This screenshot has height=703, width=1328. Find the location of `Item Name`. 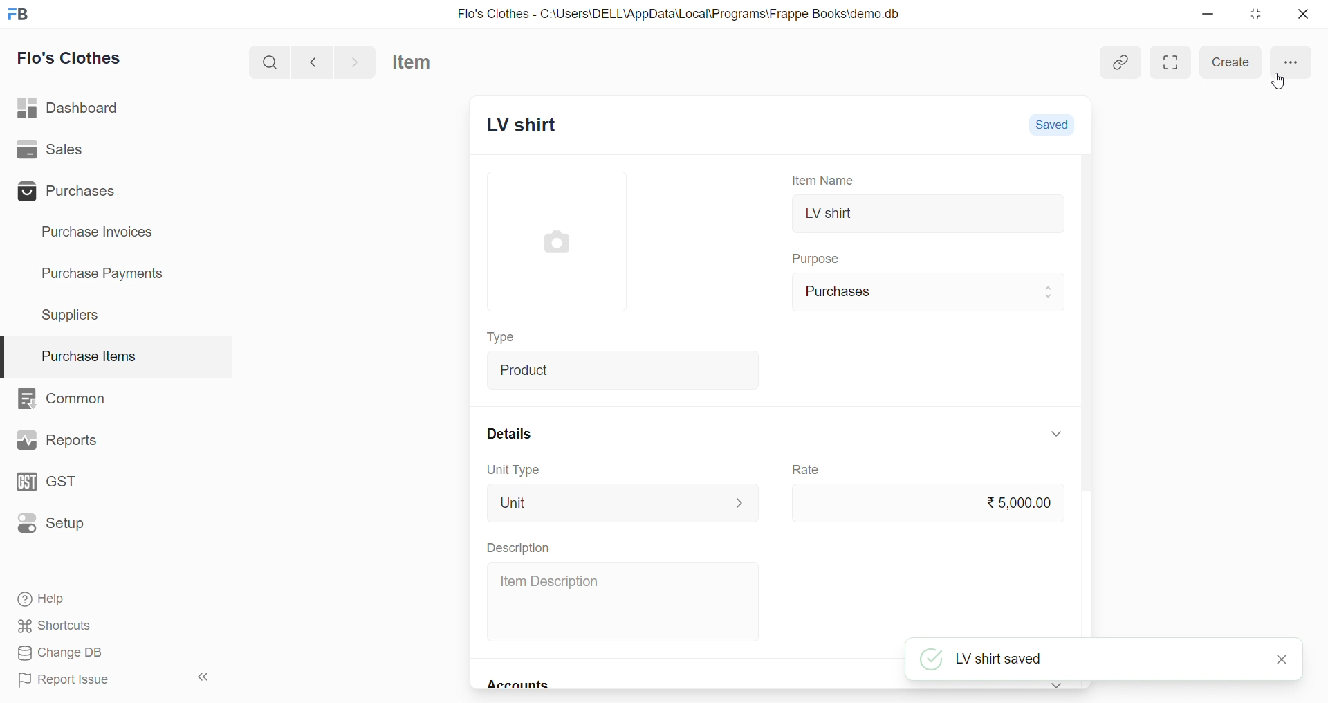

Item Name is located at coordinates (827, 179).